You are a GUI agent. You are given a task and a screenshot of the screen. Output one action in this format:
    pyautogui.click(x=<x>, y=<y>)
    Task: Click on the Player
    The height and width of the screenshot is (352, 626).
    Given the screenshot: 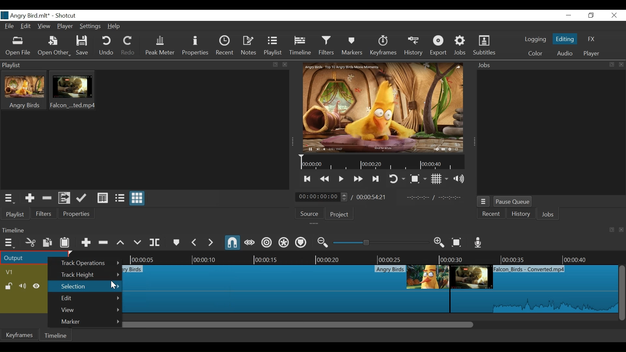 What is the action you would take?
    pyautogui.click(x=592, y=53)
    